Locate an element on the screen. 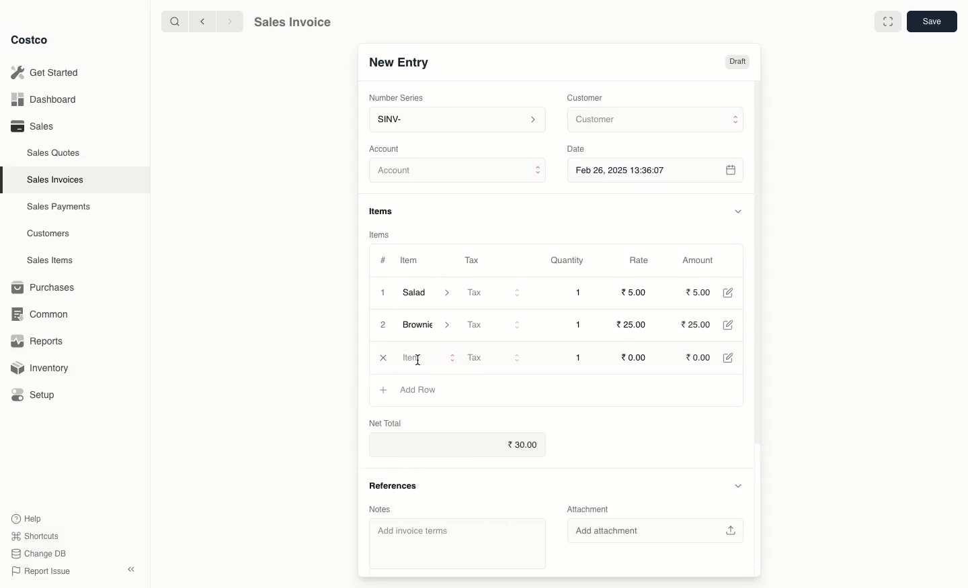 The height and width of the screenshot is (588, 968). Purchases is located at coordinates (46, 287).